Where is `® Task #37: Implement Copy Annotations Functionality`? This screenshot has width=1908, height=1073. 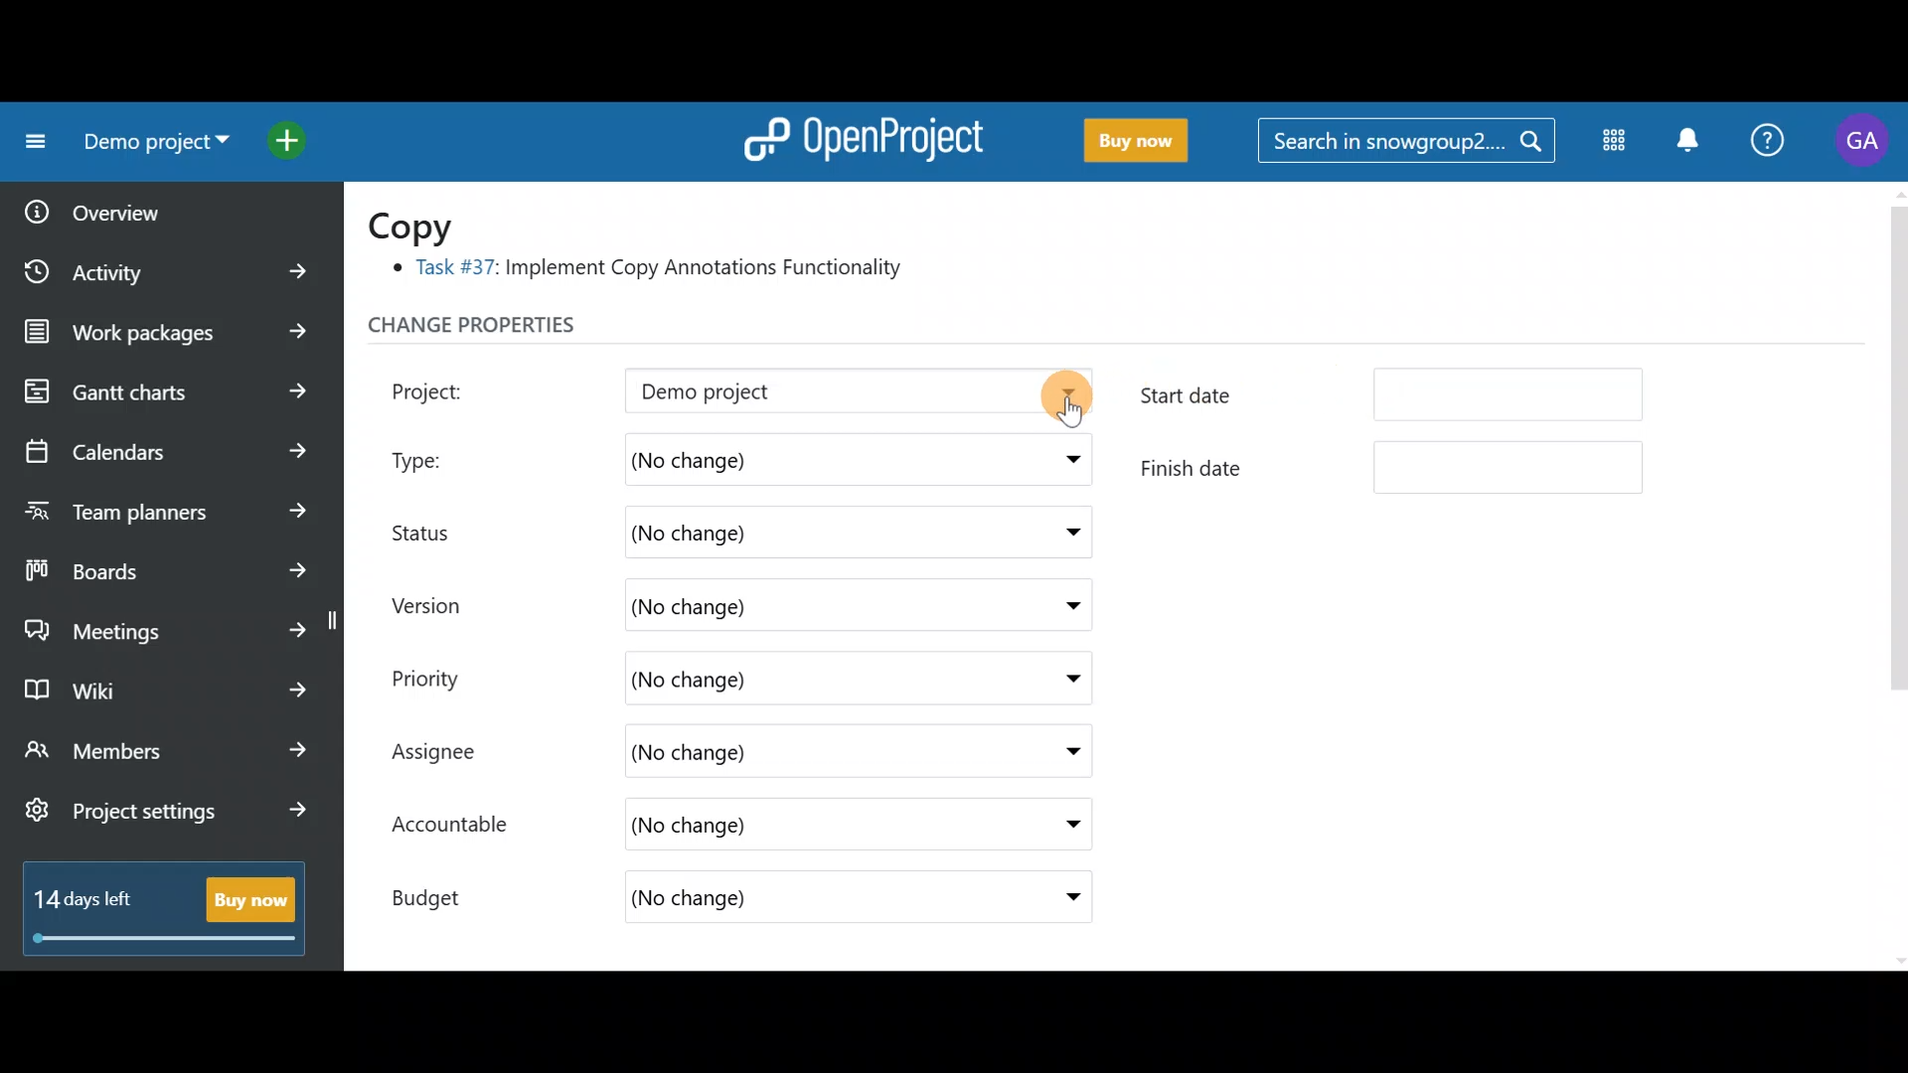 ® Task #37: Implement Copy Annotations Functionality is located at coordinates (656, 271).